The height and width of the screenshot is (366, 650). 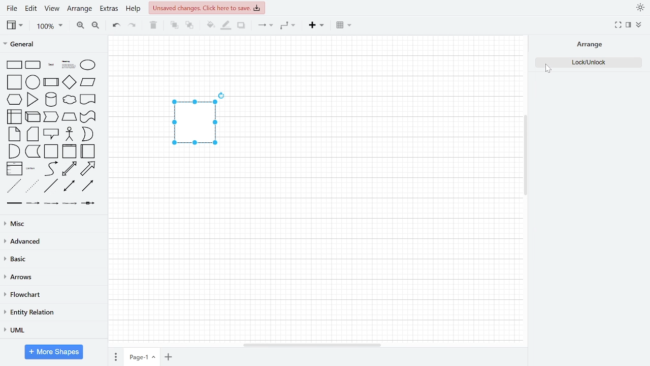 What do you see at coordinates (51, 186) in the screenshot?
I see `line` at bounding box center [51, 186].